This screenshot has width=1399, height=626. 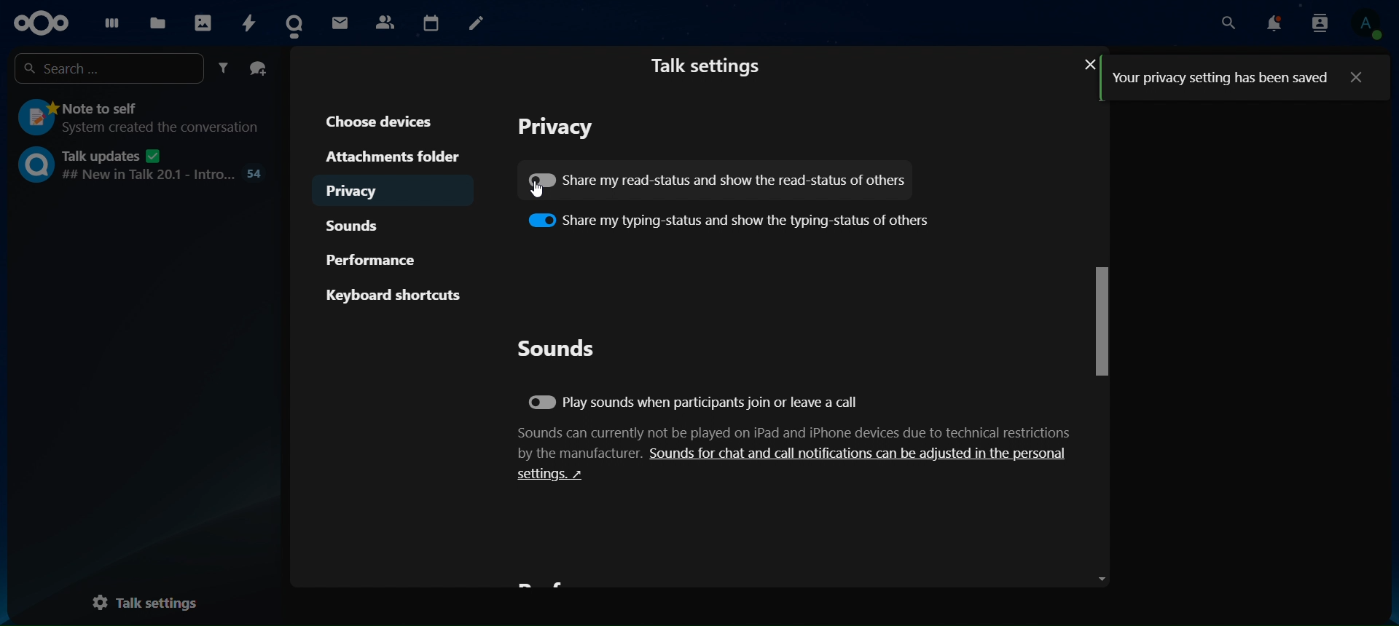 What do you see at coordinates (143, 165) in the screenshot?
I see `talk updates` at bounding box center [143, 165].